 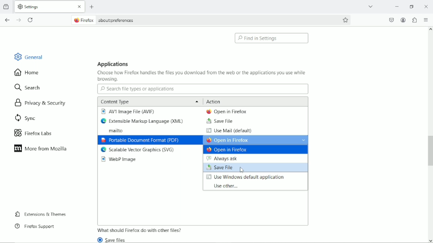 What do you see at coordinates (398, 7) in the screenshot?
I see `Minimize` at bounding box center [398, 7].